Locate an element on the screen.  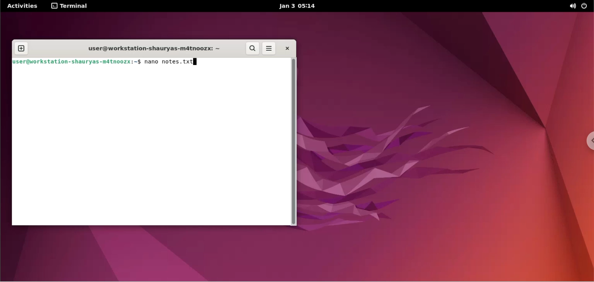
user@workstation-shauryas-m4tnoozx: ~ $ is located at coordinates (77, 62).